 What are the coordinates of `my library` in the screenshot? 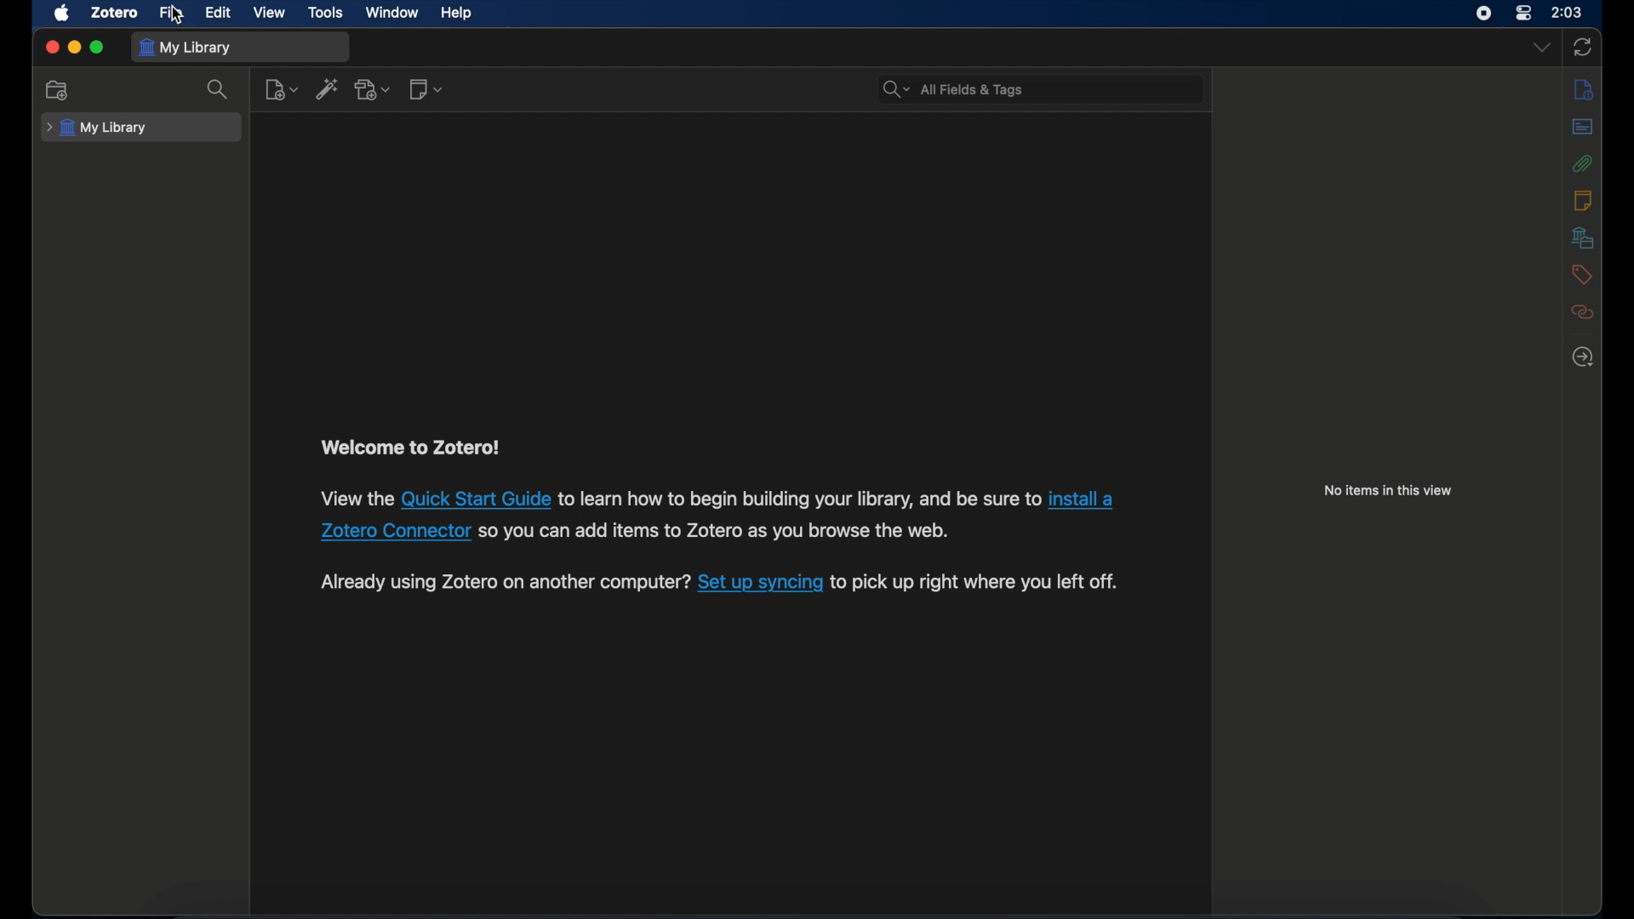 It's located at (188, 49).